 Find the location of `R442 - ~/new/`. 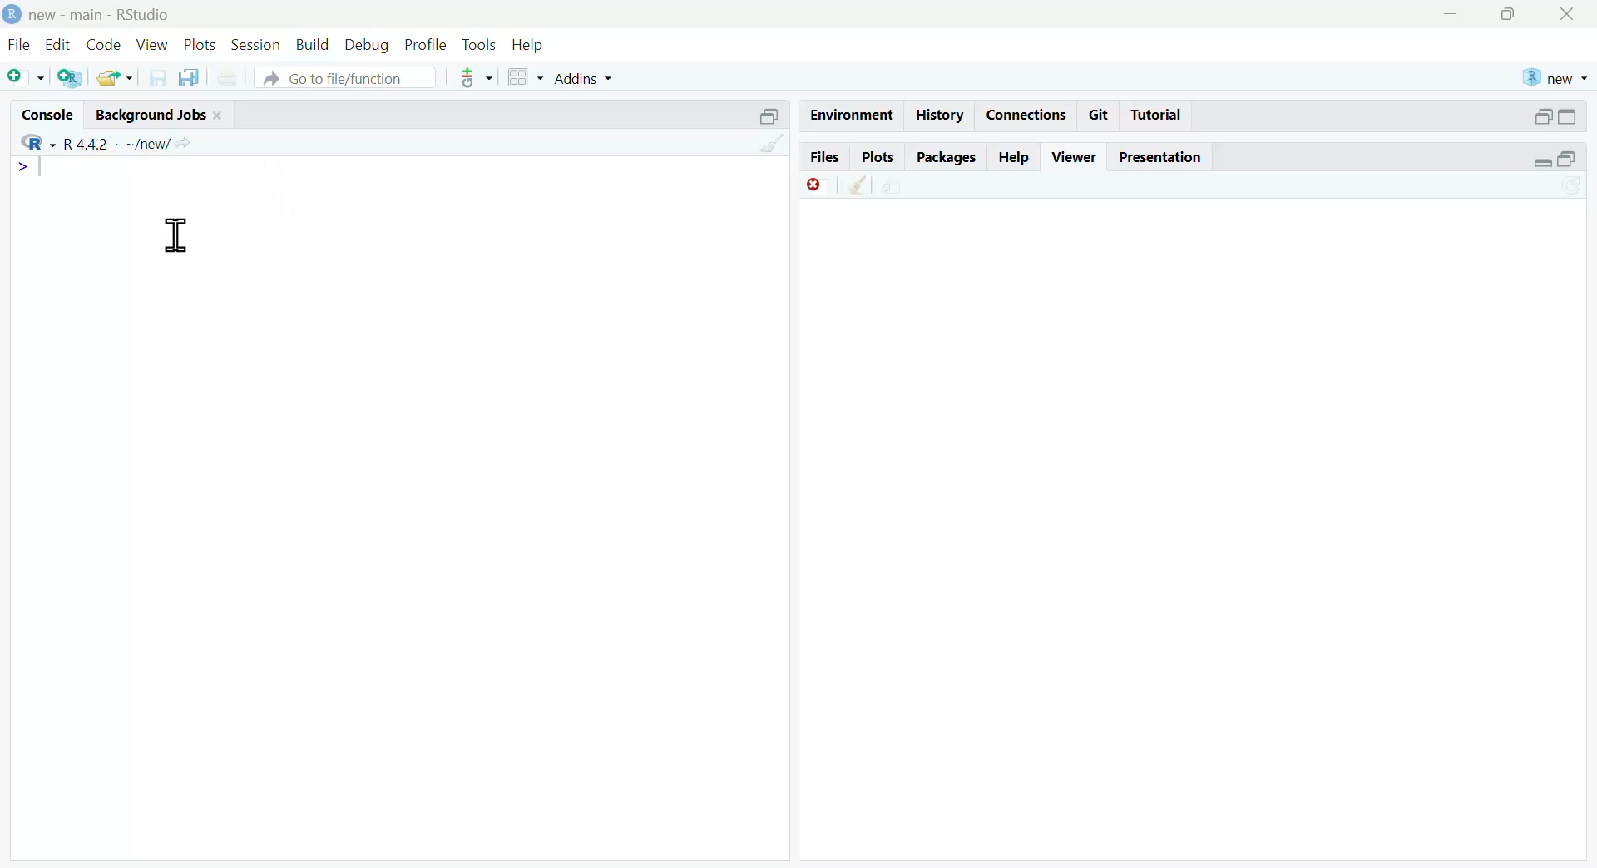

R442 - ~/new/ is located at coordinates (133, 145).